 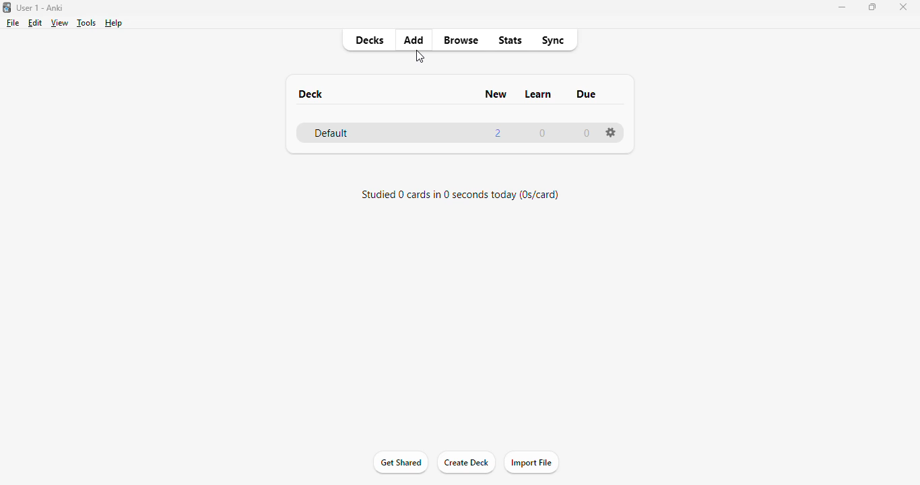 I want to click on studied 0 card in 0 seconds today (0s/card), so click(x=461, y=195).